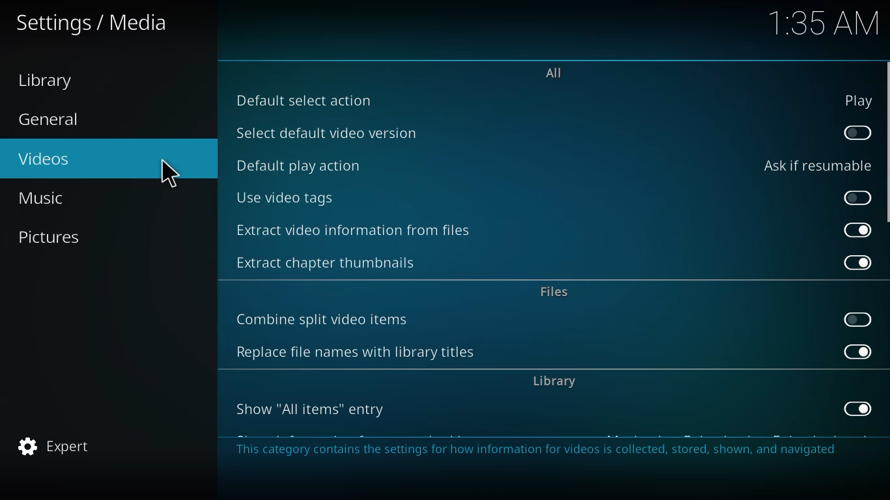 This screenshot has height=500, width=890. What do you see at coordinates (816, 165) in the screenshot?
I see `ask` at bounding box center [816, 165].